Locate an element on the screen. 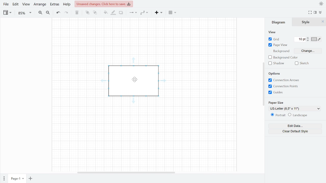  Appearence is located at coordinates (321, 3).